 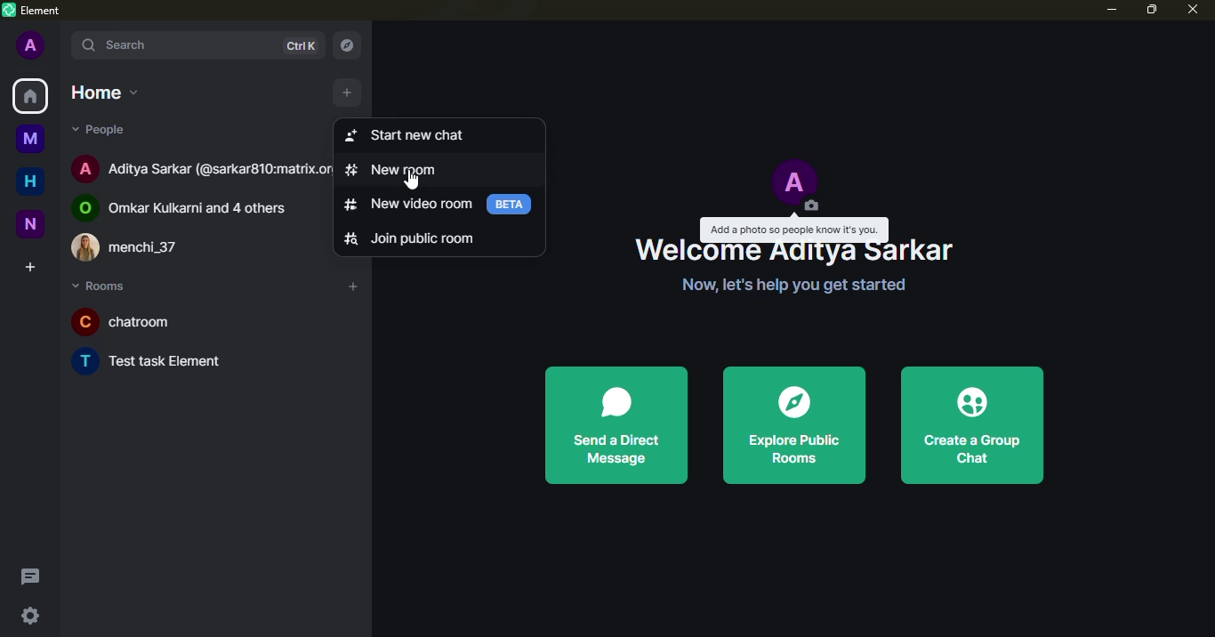 I want to click on profile pic, so click(x=794, y=184).